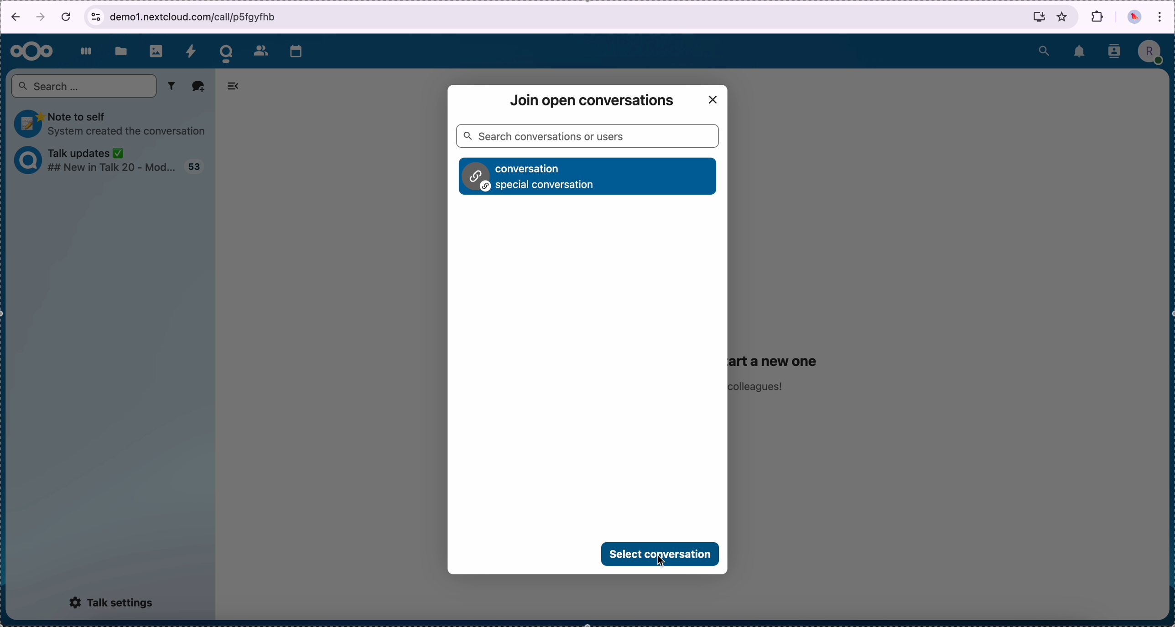  I want to click on search bar, so click(585, 137).